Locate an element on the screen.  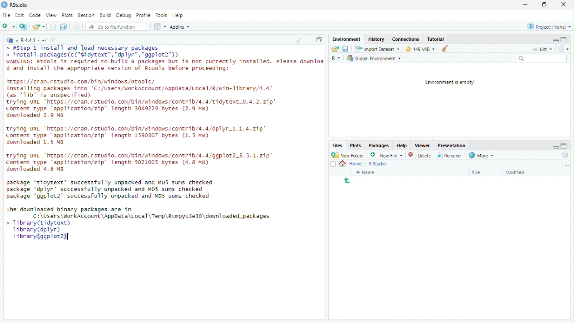
Modified is located at coordinates (517, 173).